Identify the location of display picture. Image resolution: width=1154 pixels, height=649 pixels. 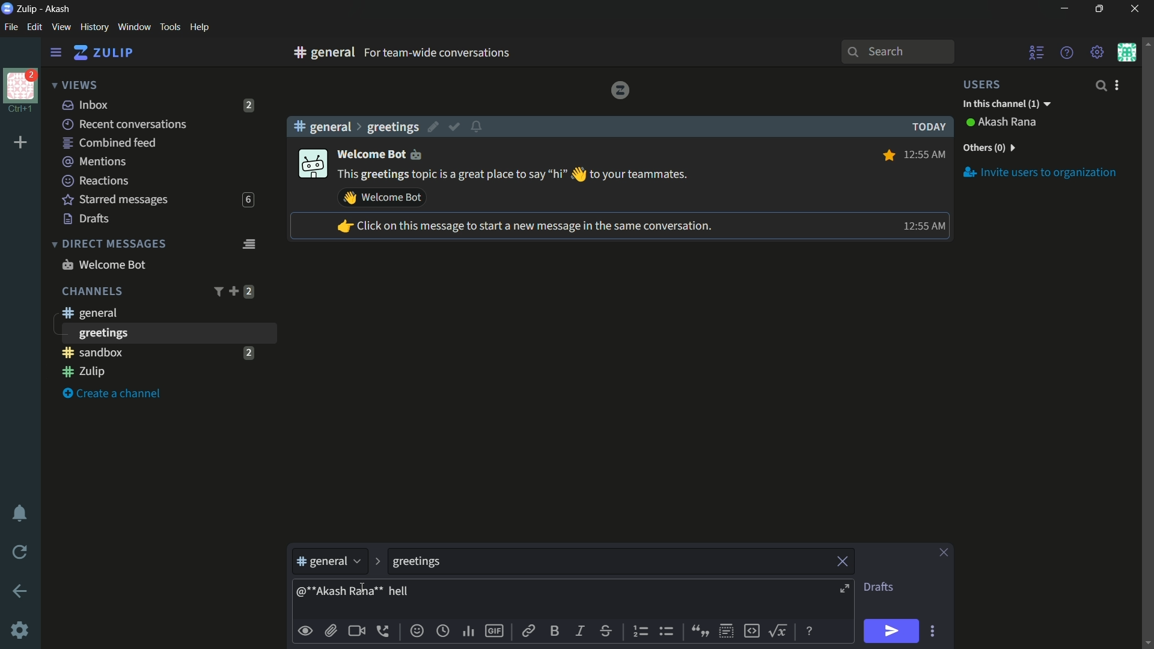
(311, 165).